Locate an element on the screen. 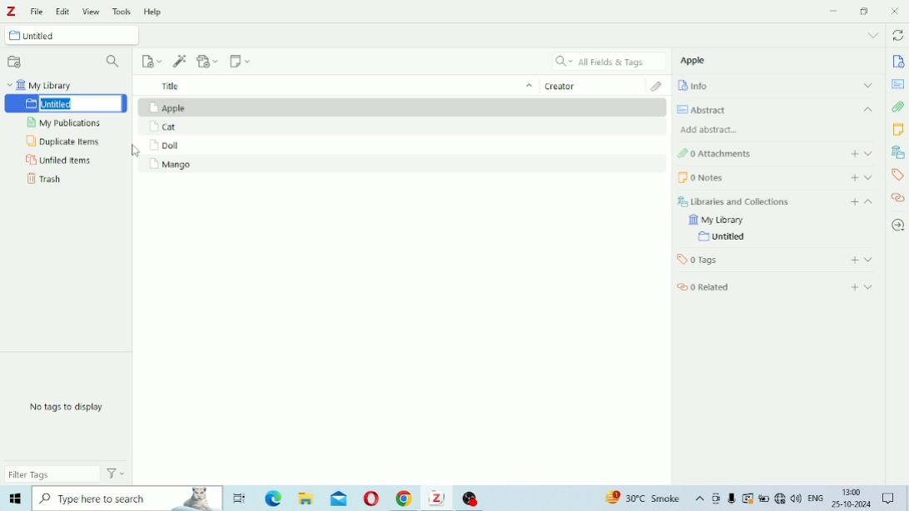 The image size is (909, 511). Untitled is located at coordinates (67, 104).